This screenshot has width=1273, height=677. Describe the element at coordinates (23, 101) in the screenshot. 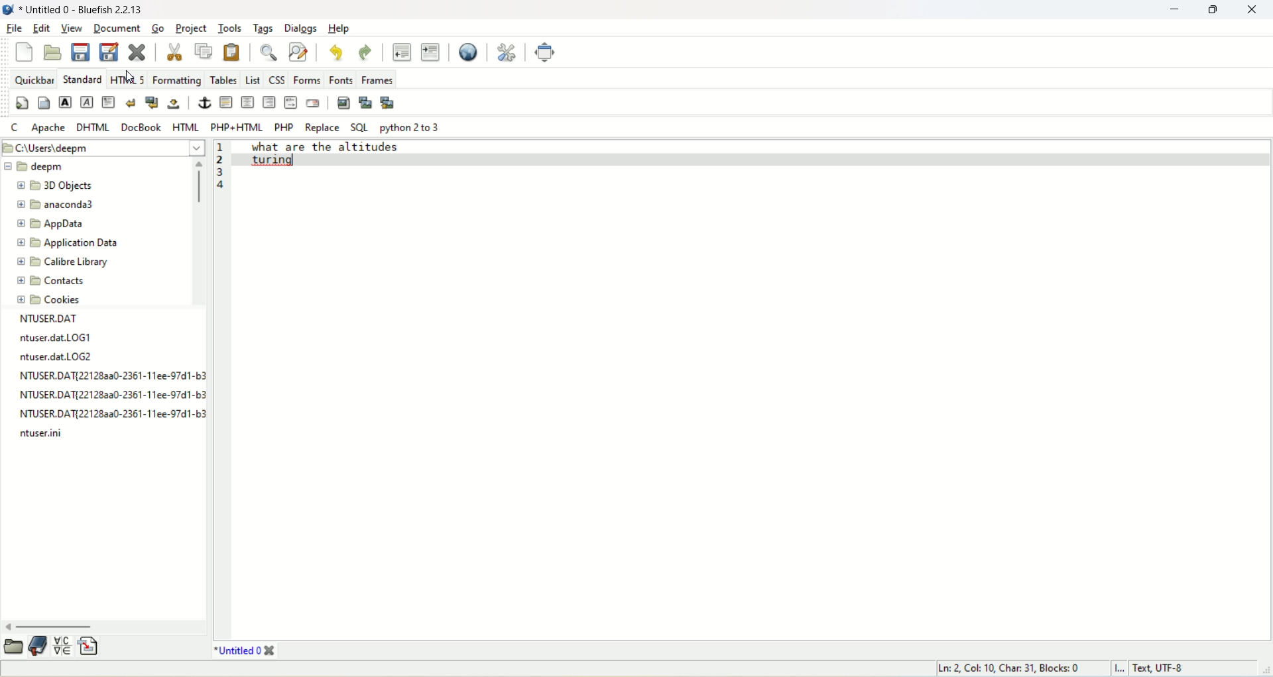

I see `quickstart` at that location.